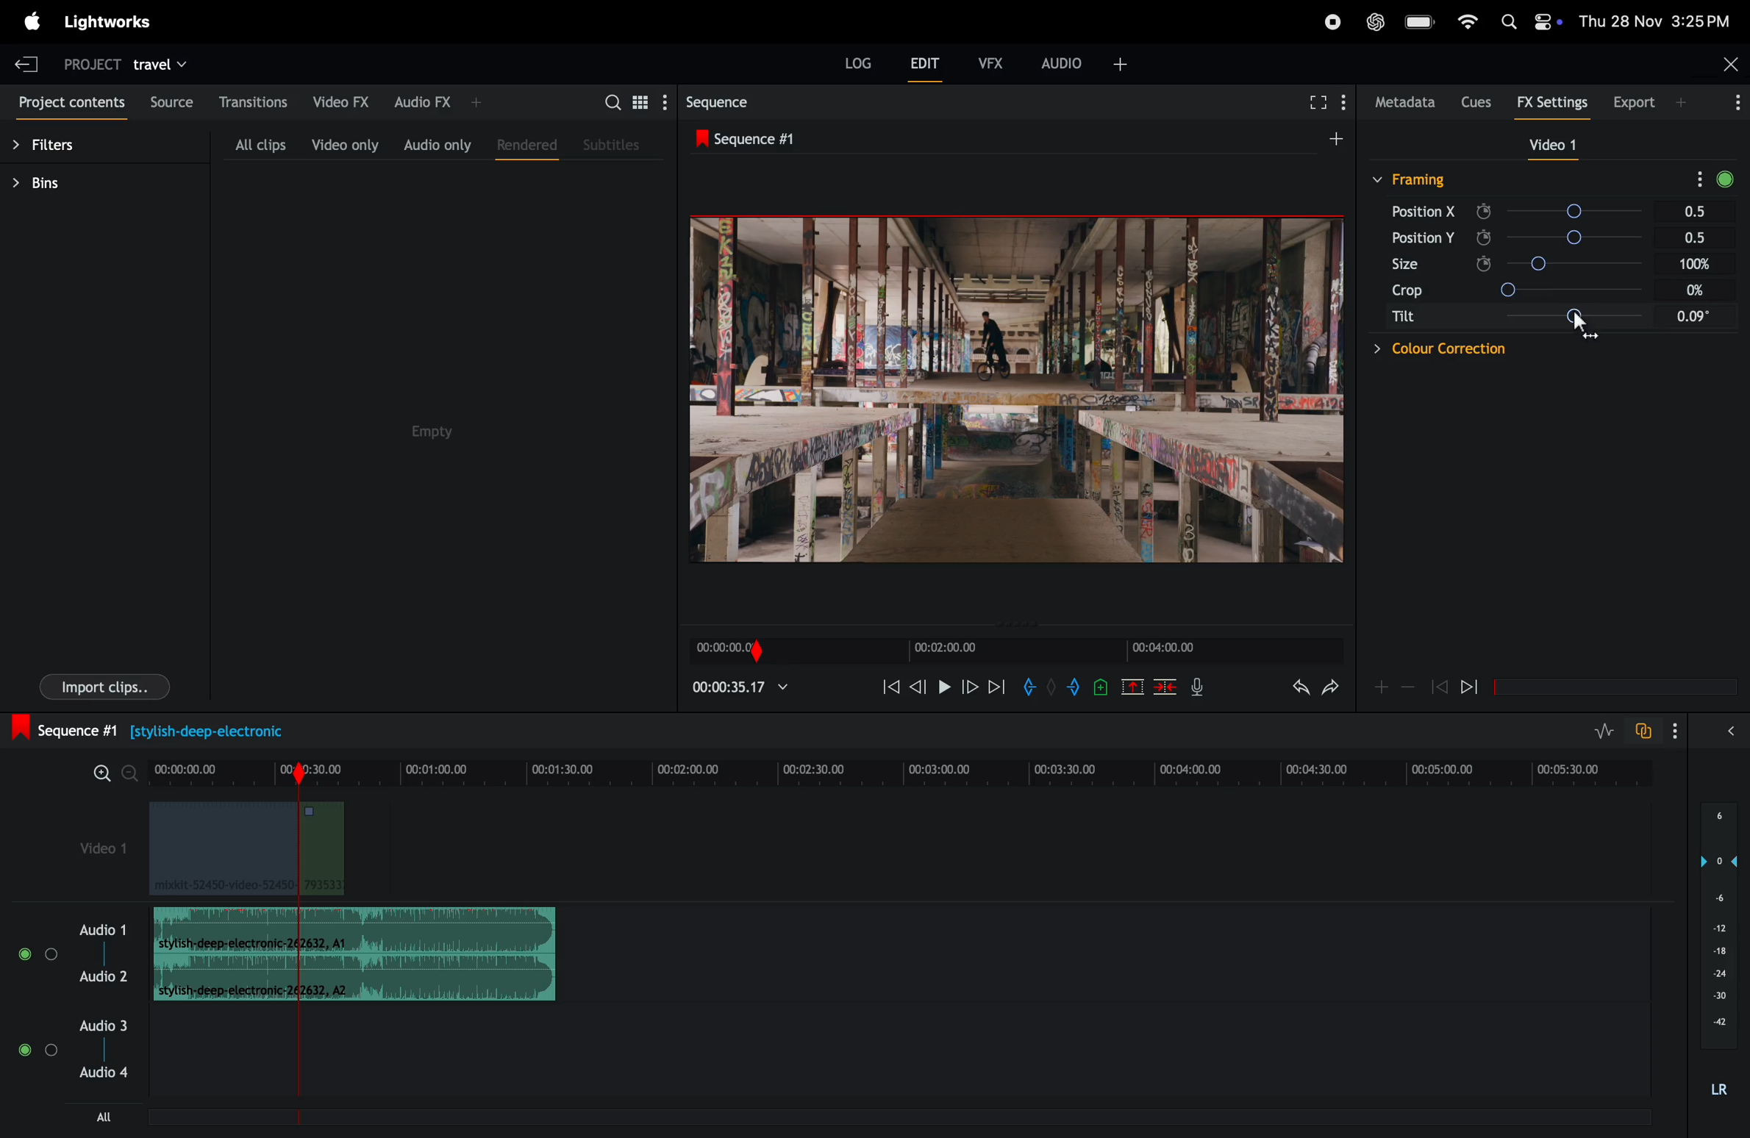 The width and height of the screenshot is (1750, 1138). I want to click on video Fx, so click(340, 100).